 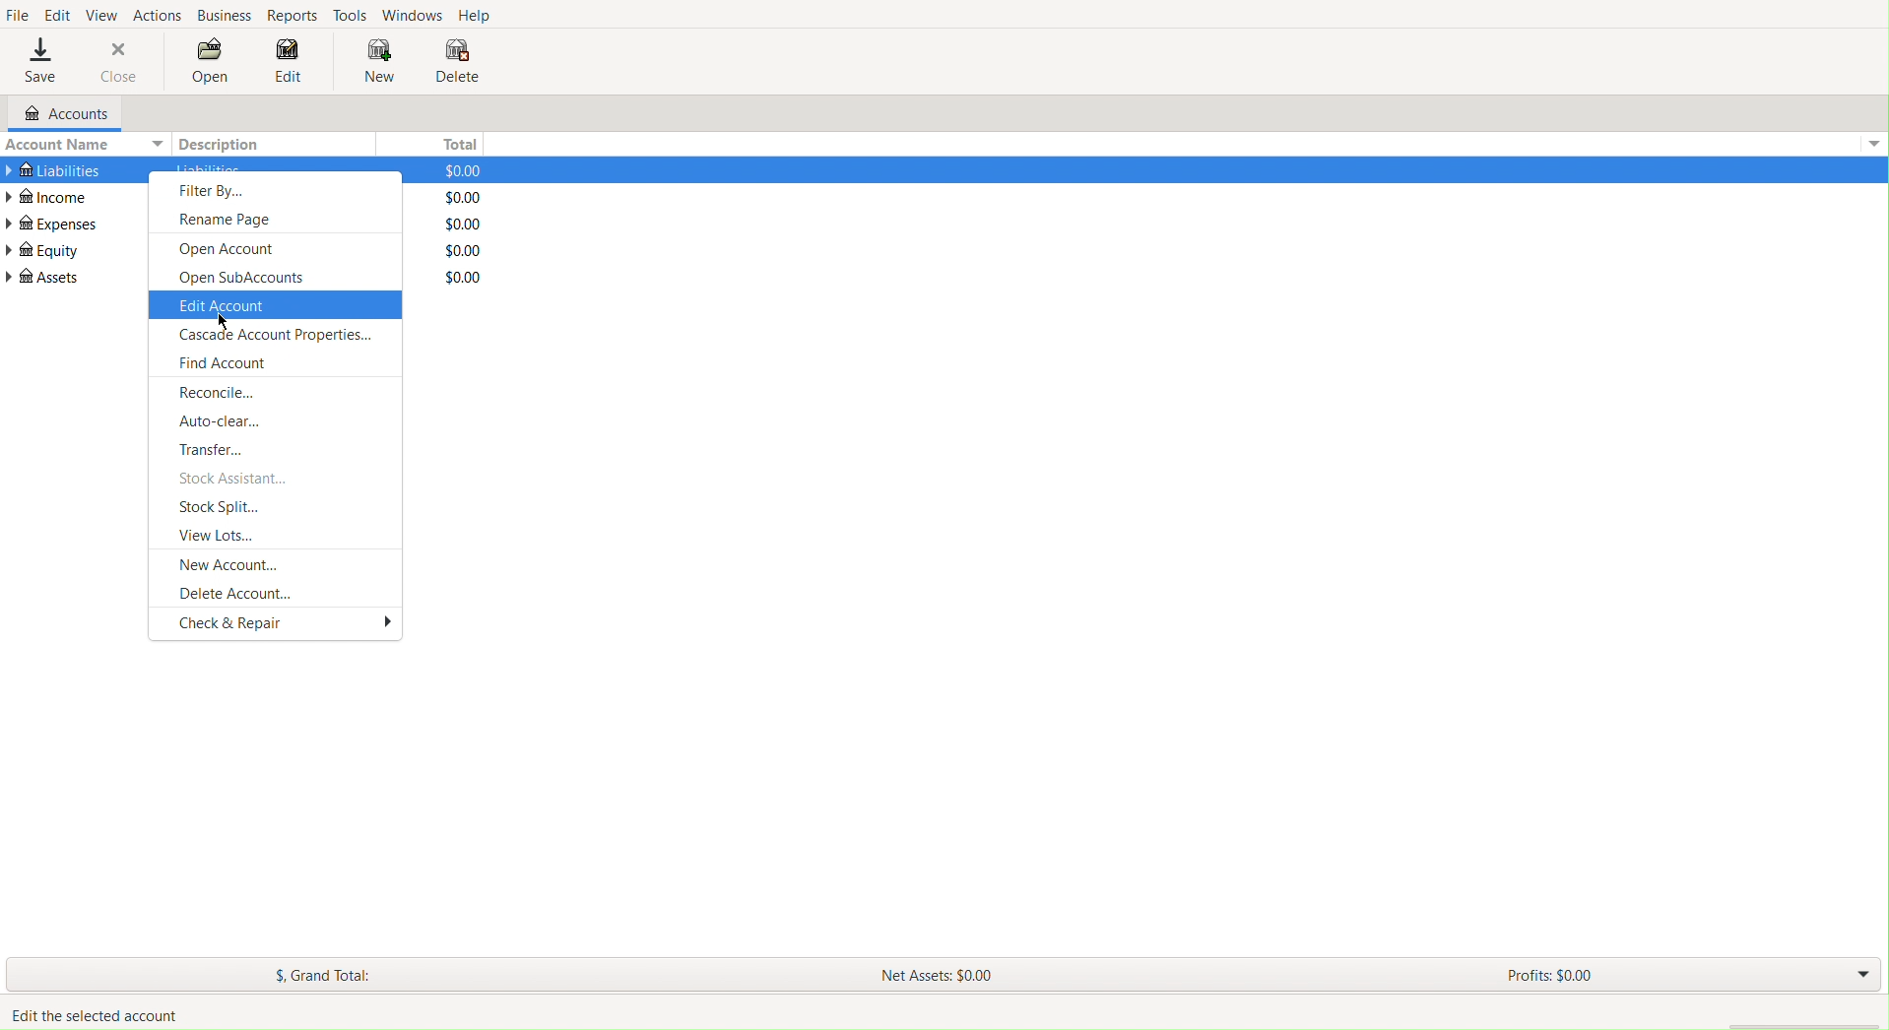 I want to click on Account Name, so click(x=83, y=144).